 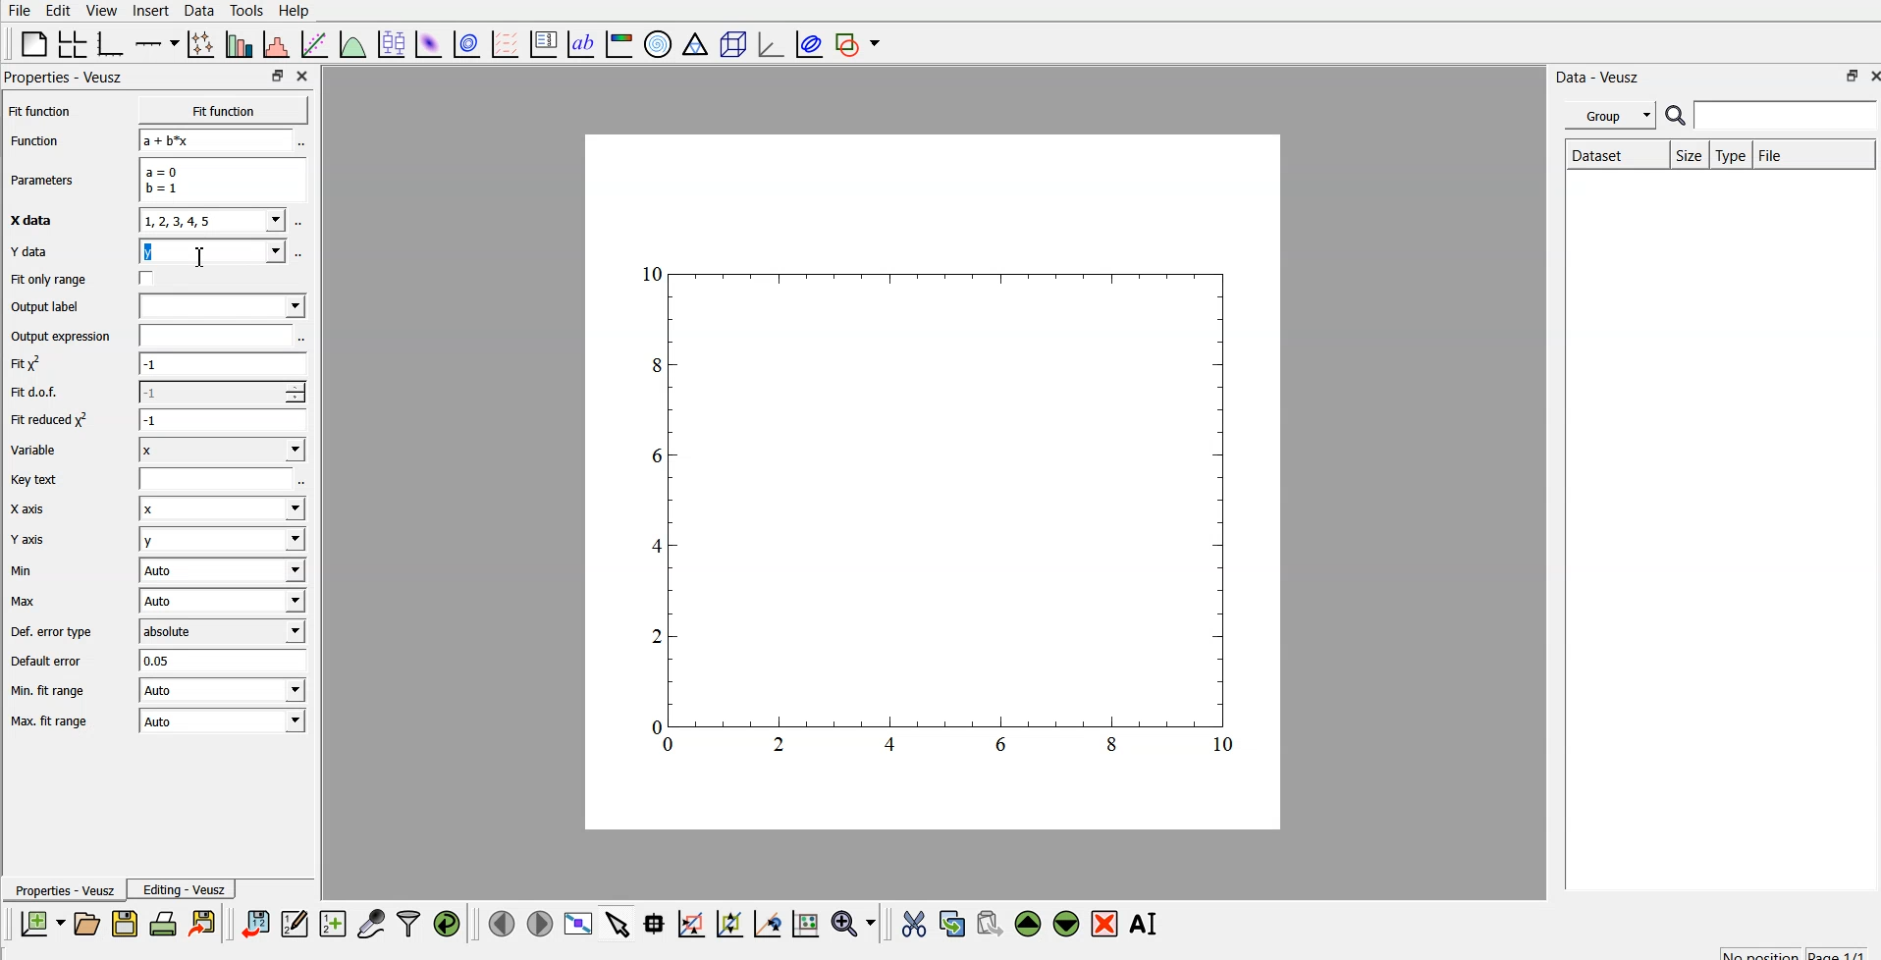 What do you see at coordinates (1066, 924) in the screenshot?
I see `move down the selected widget` at bounding box center [1066, 924].